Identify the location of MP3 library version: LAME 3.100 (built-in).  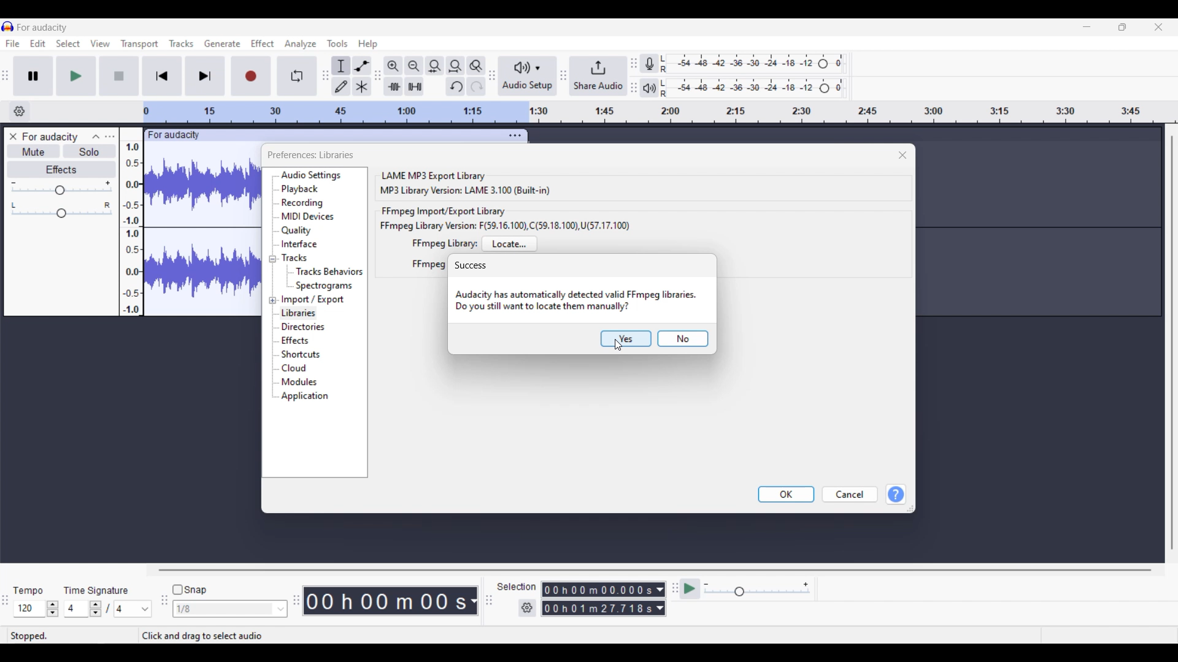
(465, 191).